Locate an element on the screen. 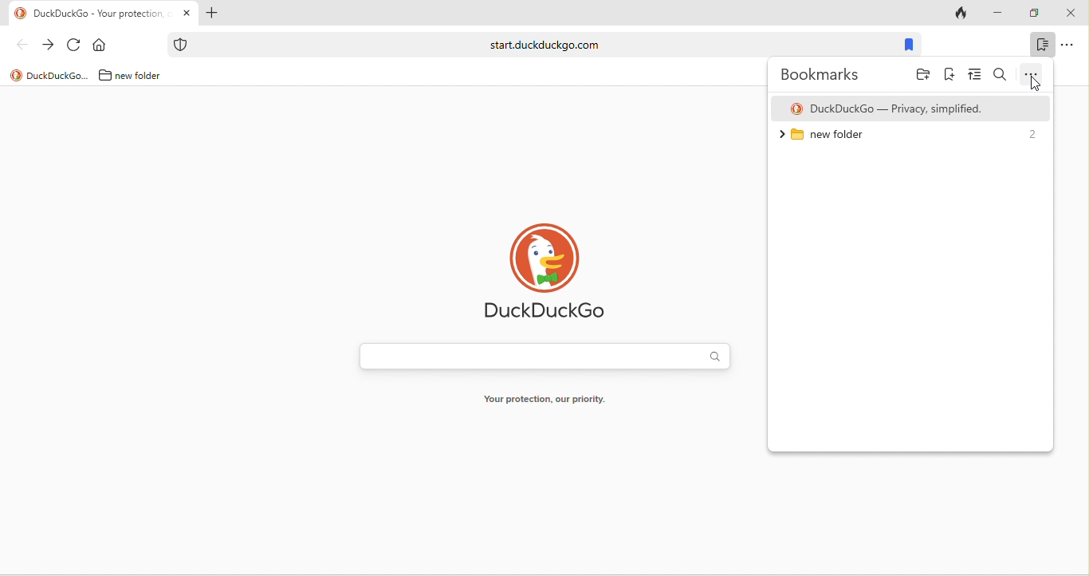  add tab is located at coordinates (210, 14).